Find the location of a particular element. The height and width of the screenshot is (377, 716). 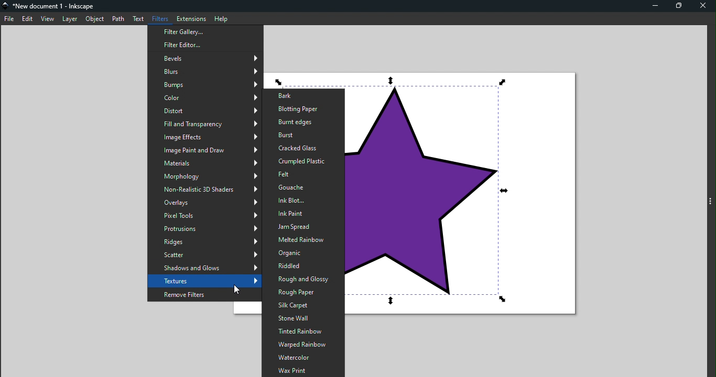

Scatter is located at coordinates (204, 254).